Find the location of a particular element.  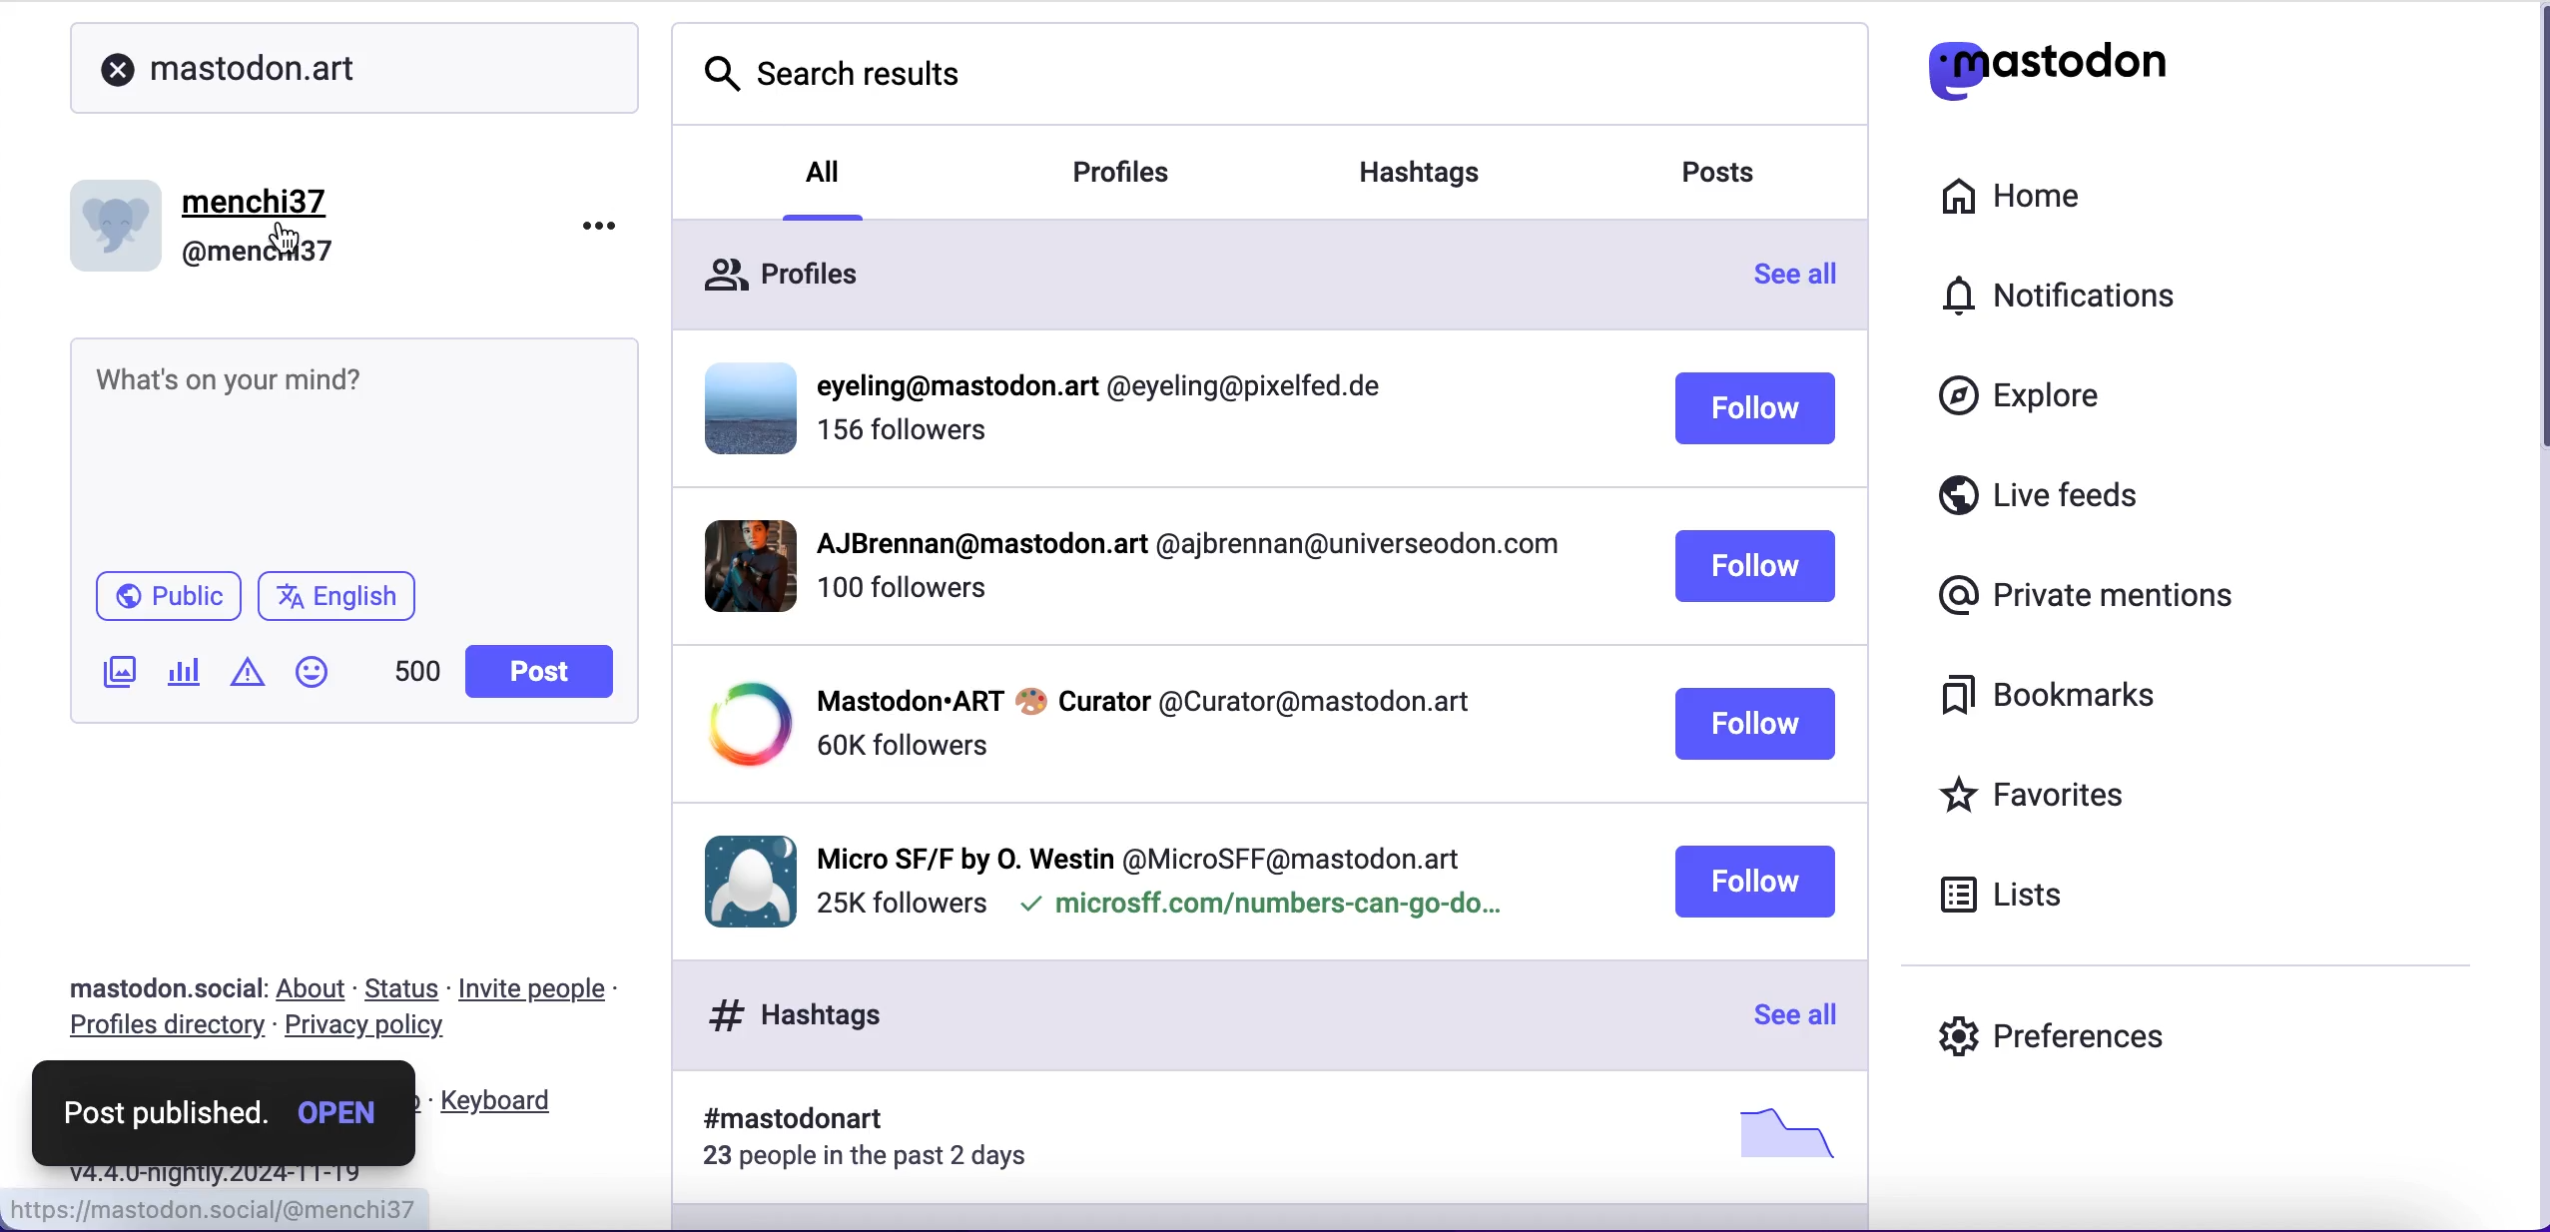

mastodon.social is located at coordinates (156, 983).